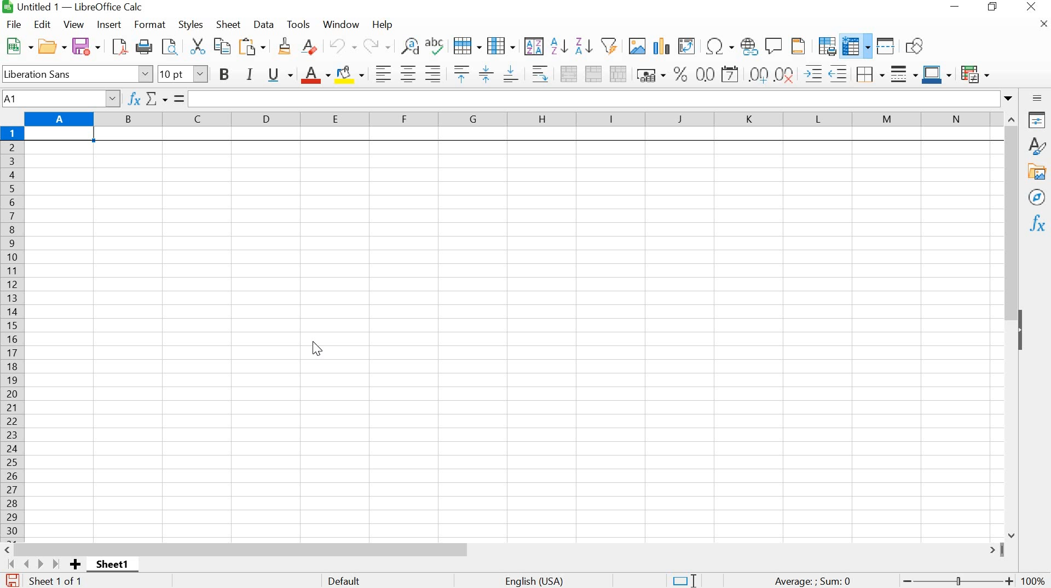 This screenshot has height=588, width=1051. What do you see at coordinates (62, 583) in the screenshot?
I see `SHEET 1 OF 1` at bounding box center [62, 583].